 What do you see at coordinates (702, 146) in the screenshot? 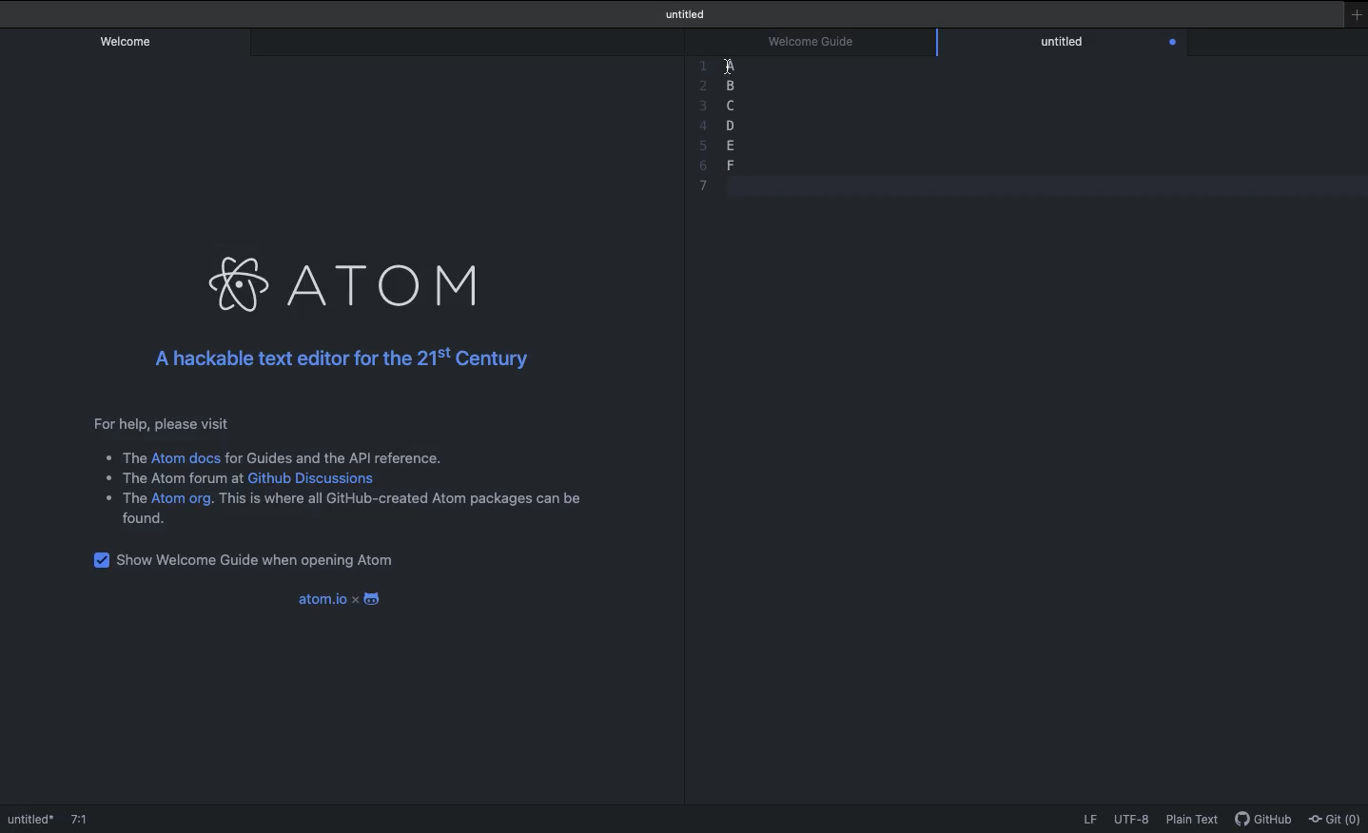
I see `5` at bounding box center [702, 146].